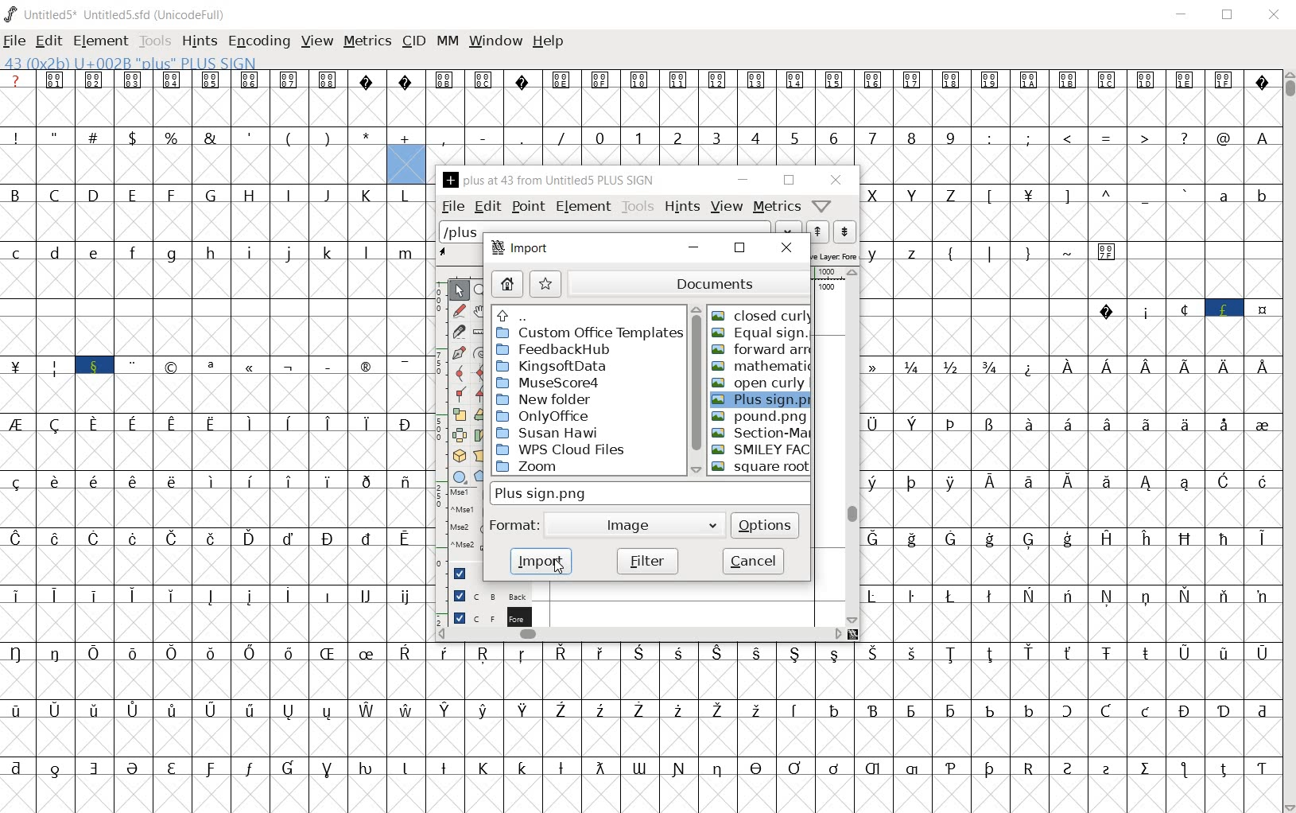 Image resolution: width=1296 pixels, height=813 pixels. Describe the element at coordinates (452, 207) in the screenshot. I see `file` at that location.